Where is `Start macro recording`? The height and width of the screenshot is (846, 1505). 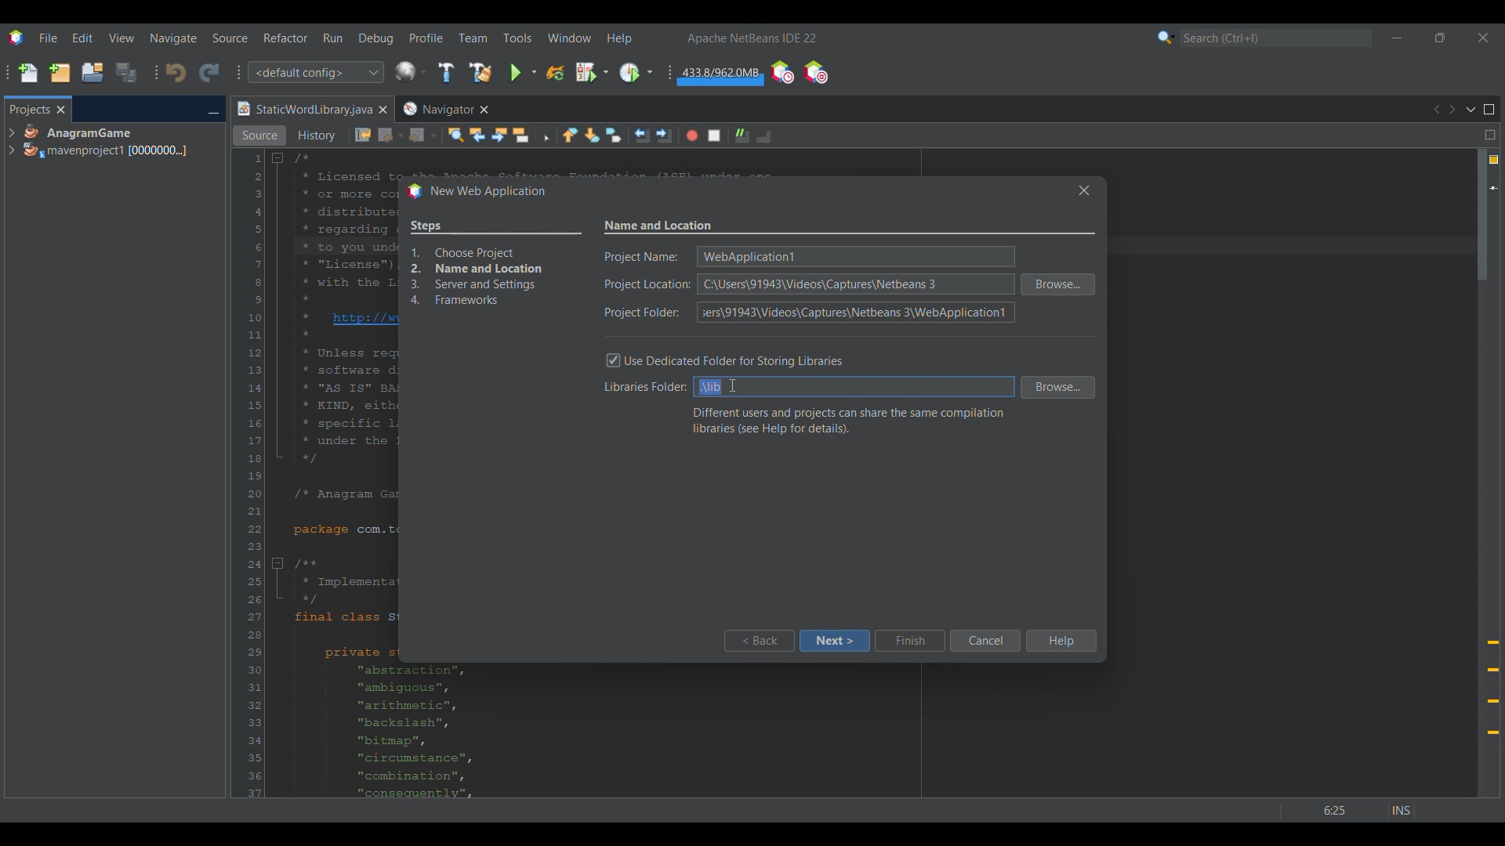
Start macro recording is located at coordinates (692, 136).